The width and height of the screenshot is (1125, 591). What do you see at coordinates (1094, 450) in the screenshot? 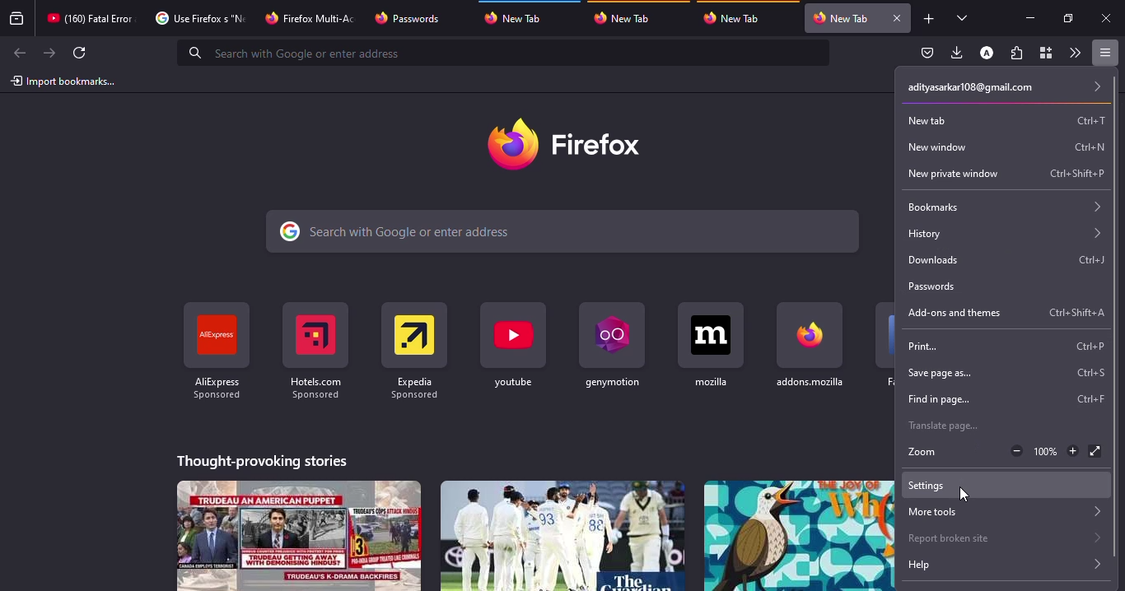
I see `full screen` at bounding box center [1094, 450].